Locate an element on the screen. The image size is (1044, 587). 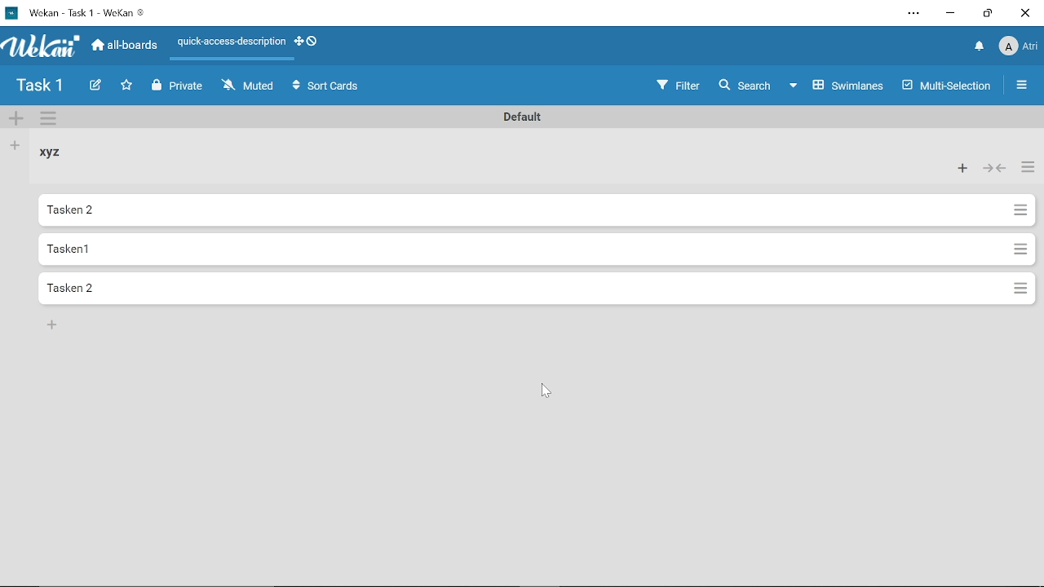
Search is located at coordinates (745, 86).